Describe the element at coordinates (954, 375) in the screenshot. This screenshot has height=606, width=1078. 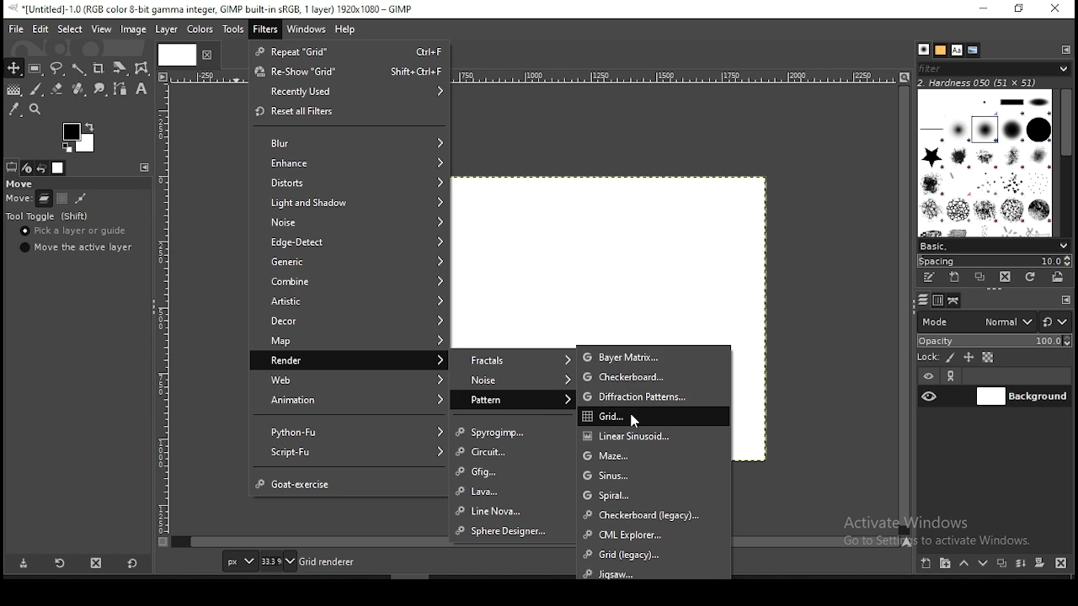
I see `link` at that location.